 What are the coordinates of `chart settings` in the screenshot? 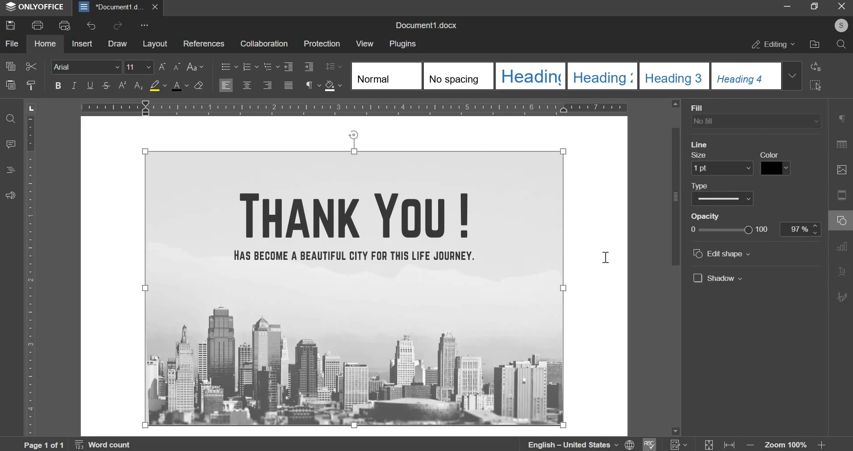 It's located at (843, 247).